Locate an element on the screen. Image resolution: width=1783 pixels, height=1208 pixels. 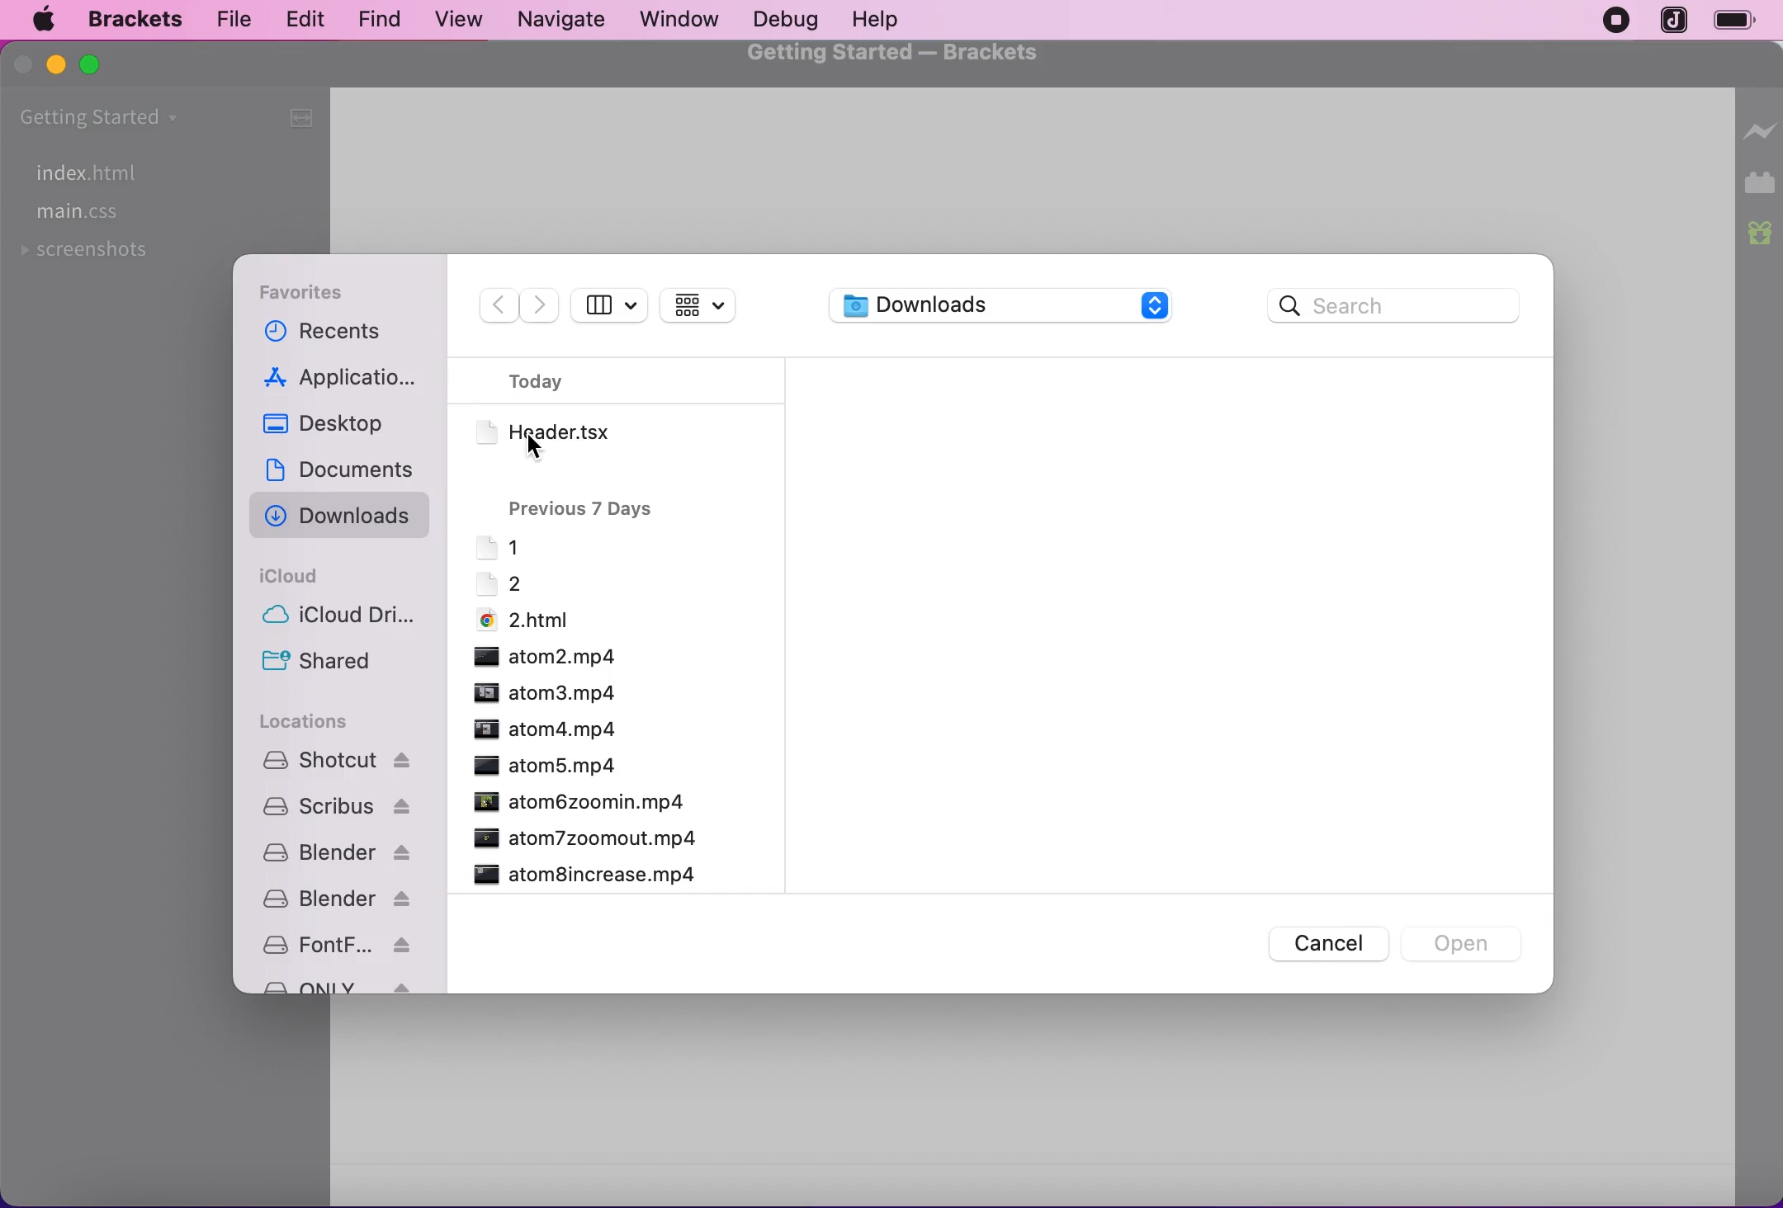
favorites is located at coordinates (322, 290).